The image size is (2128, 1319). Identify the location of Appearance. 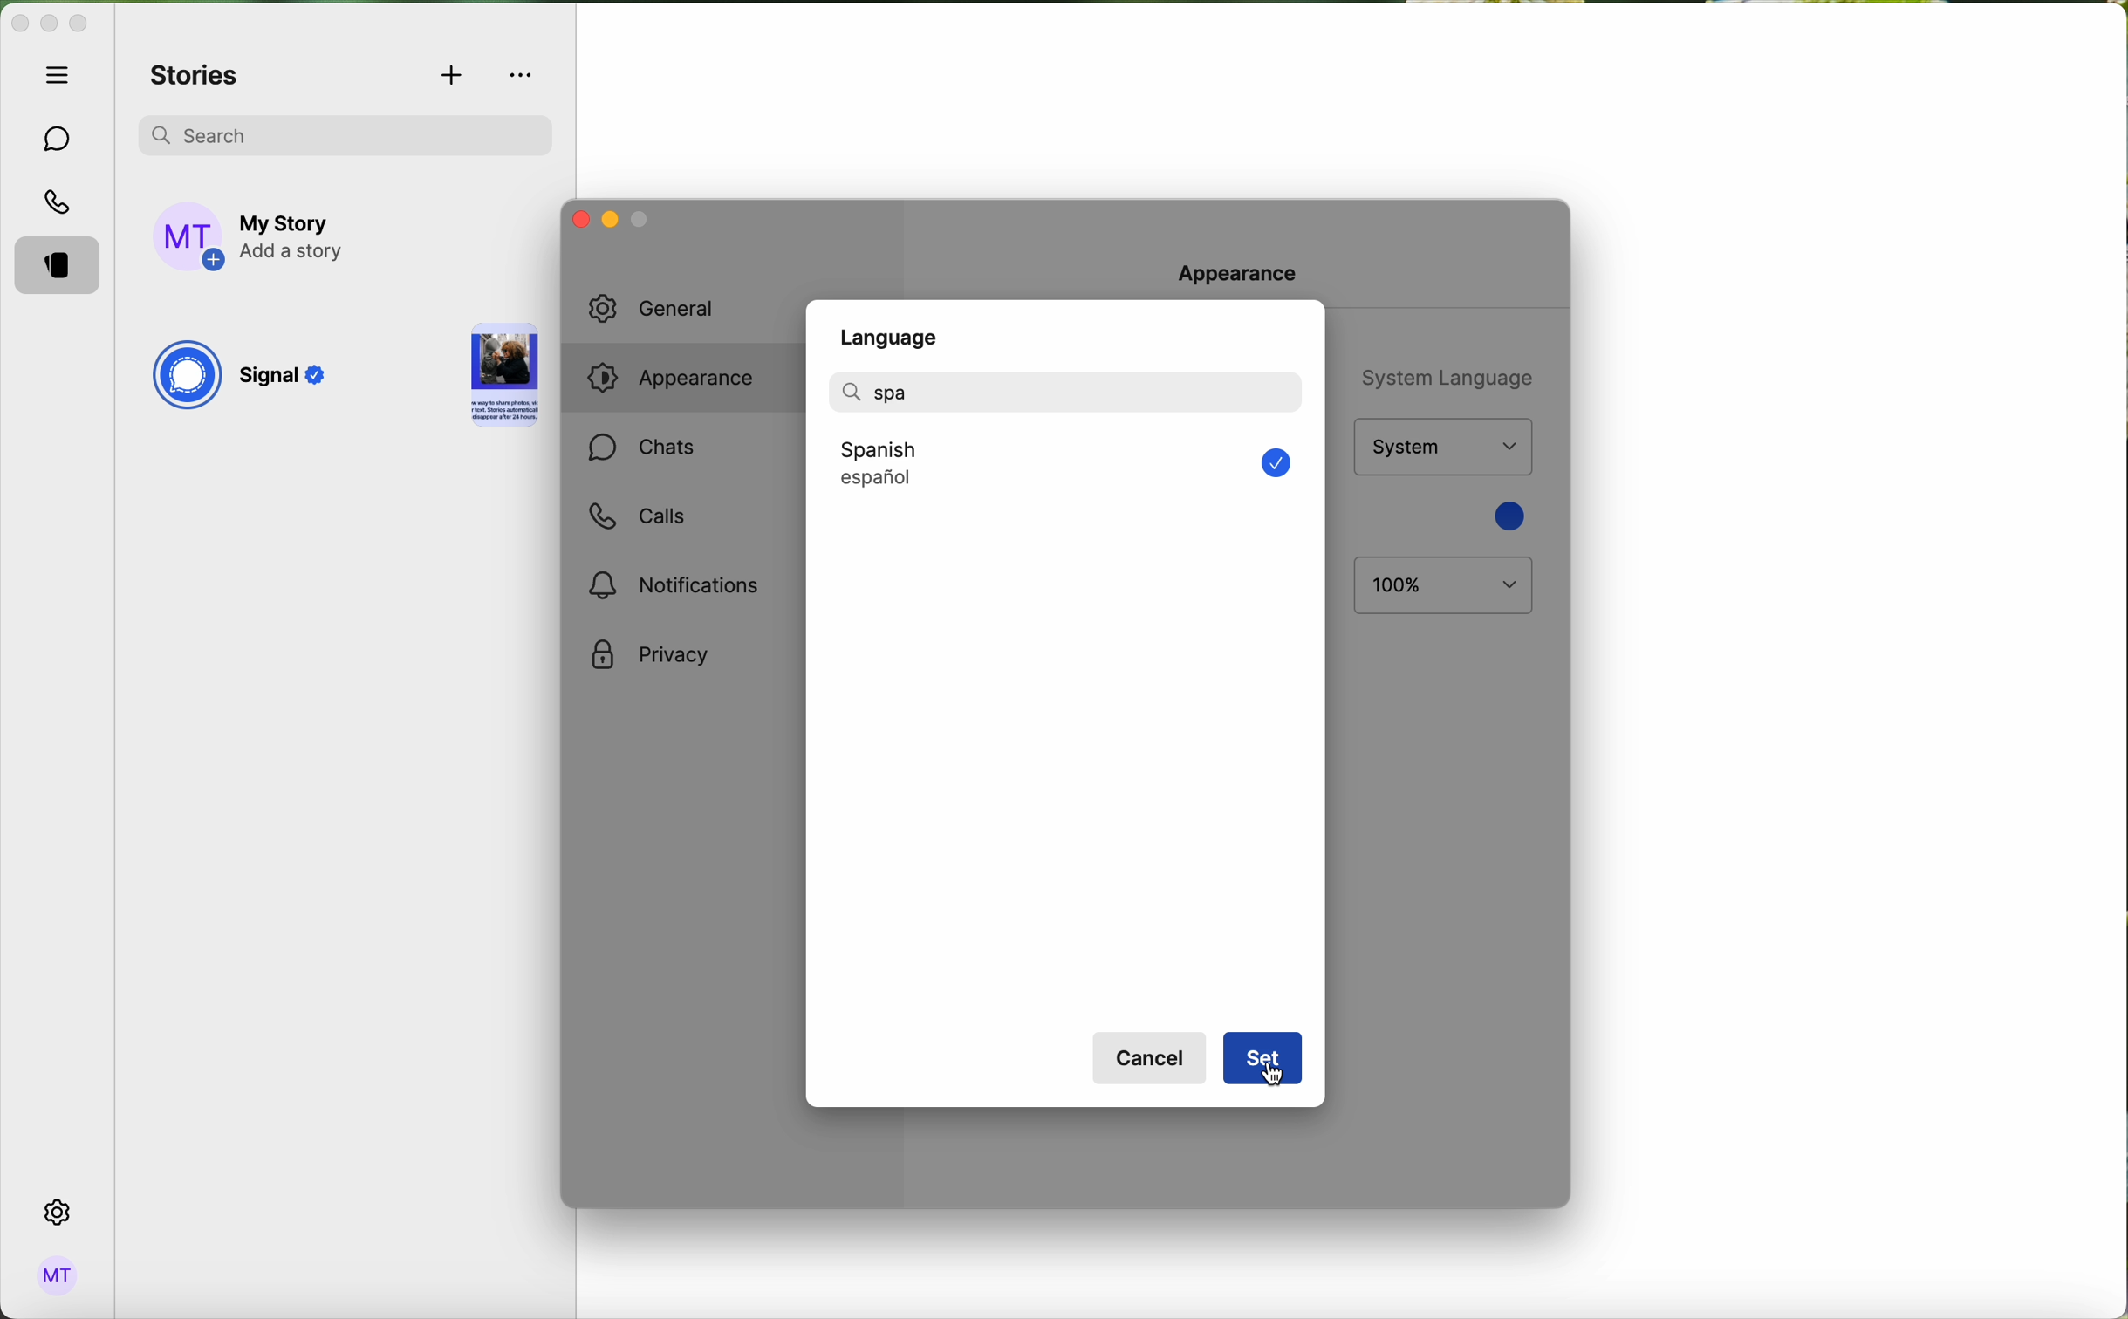
(1246, 270).